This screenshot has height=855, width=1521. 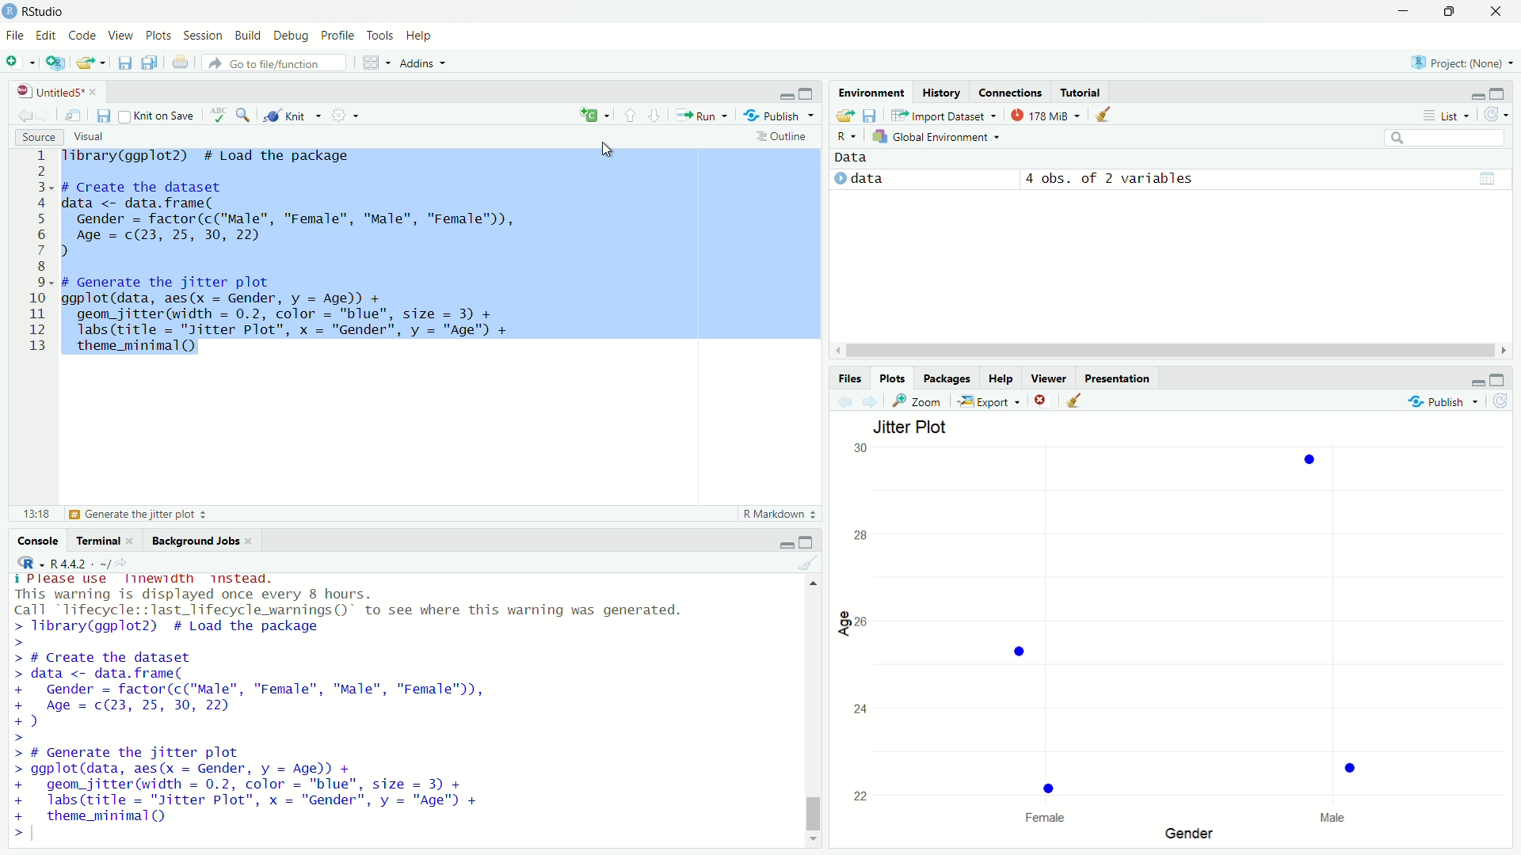 What do you see at coordinates (50, 11) in the screenshot?
I see `RStudio` at bounding box center [50, 11].